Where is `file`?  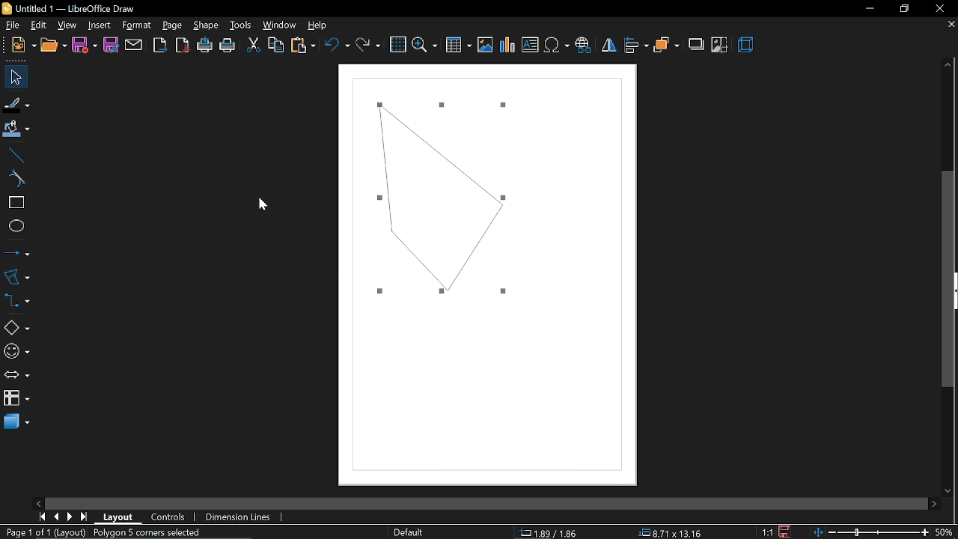 file is located at coordinates (13, 25).